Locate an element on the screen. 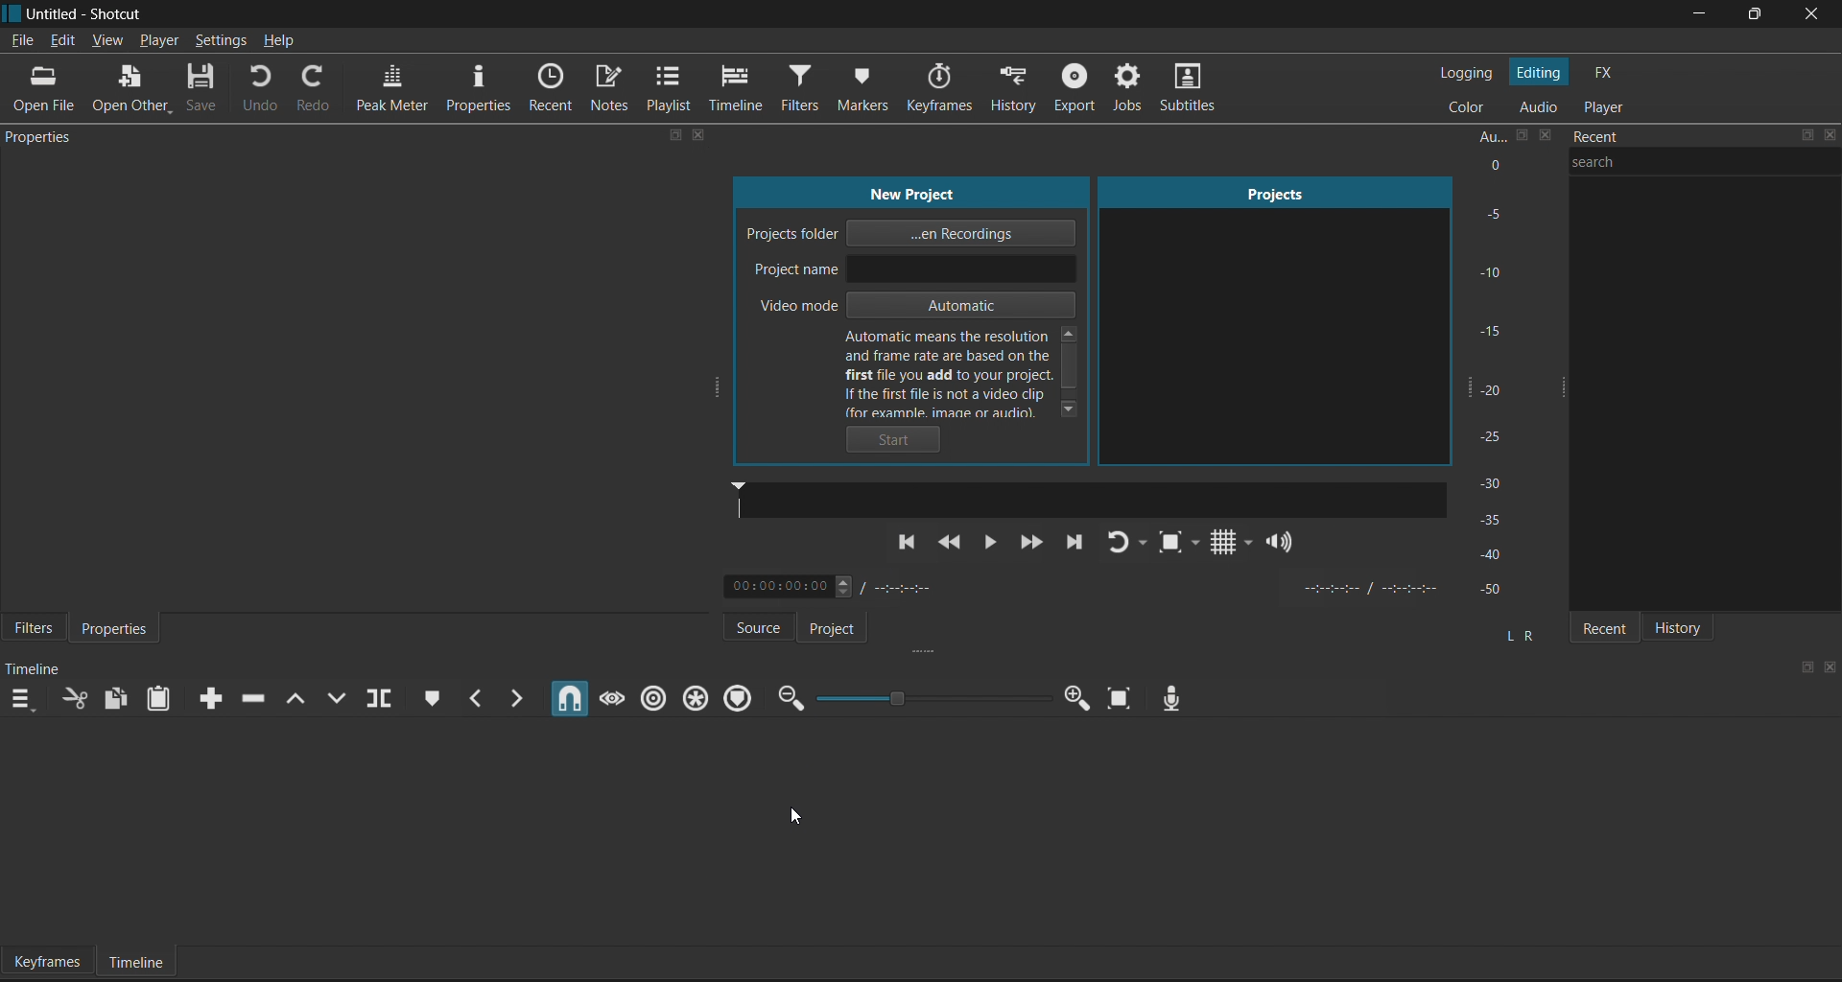  maximize is located at coordinates (676, 136).